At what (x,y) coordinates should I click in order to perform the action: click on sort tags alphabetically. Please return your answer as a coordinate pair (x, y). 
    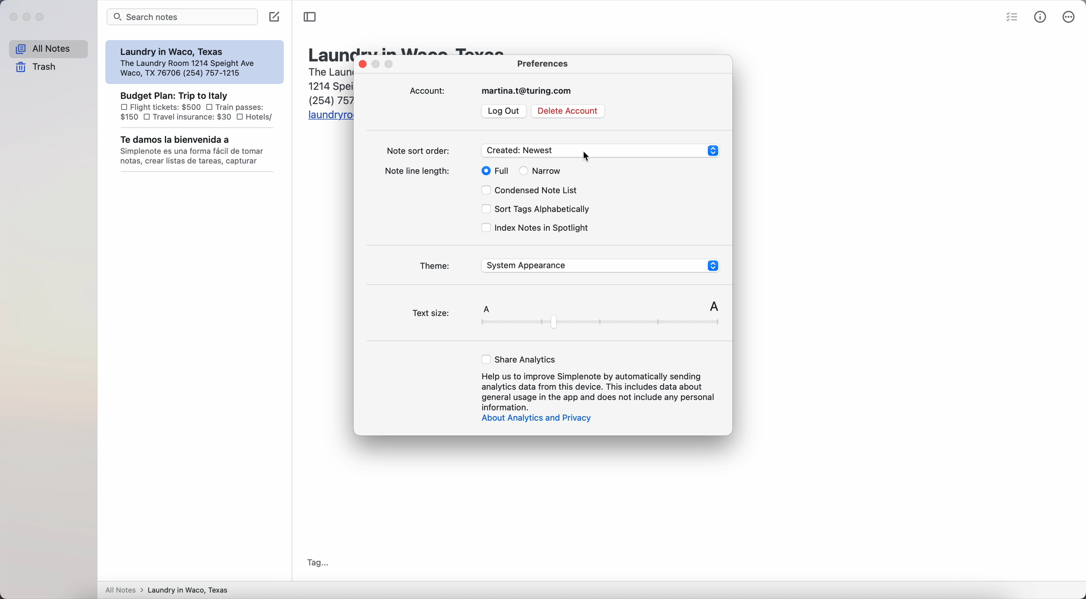
    Looking at the image, I should click on (534, 209).